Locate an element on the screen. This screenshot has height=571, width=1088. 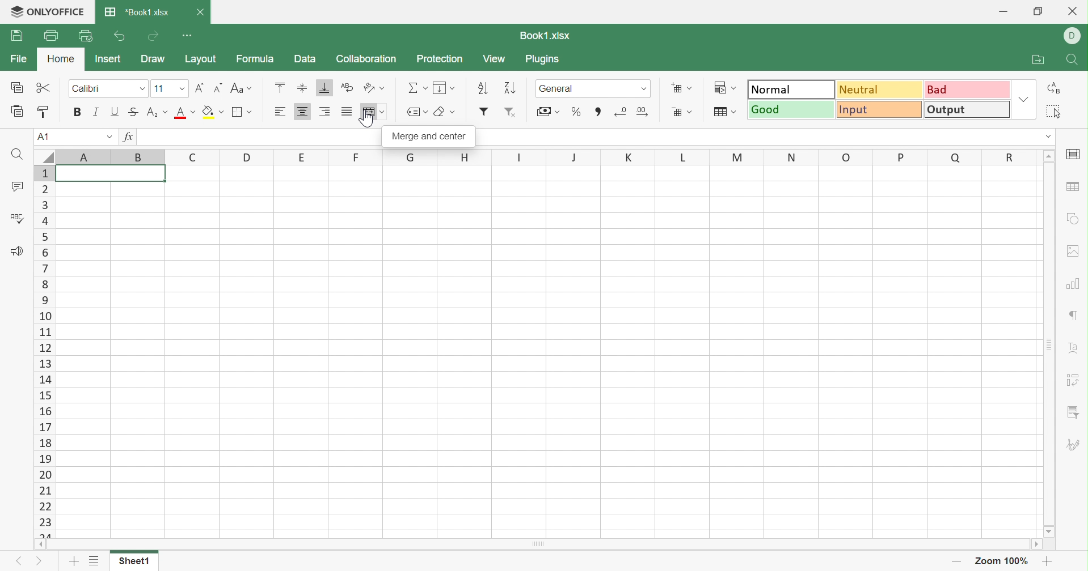
Comma style is located at coordinates (598, 113).